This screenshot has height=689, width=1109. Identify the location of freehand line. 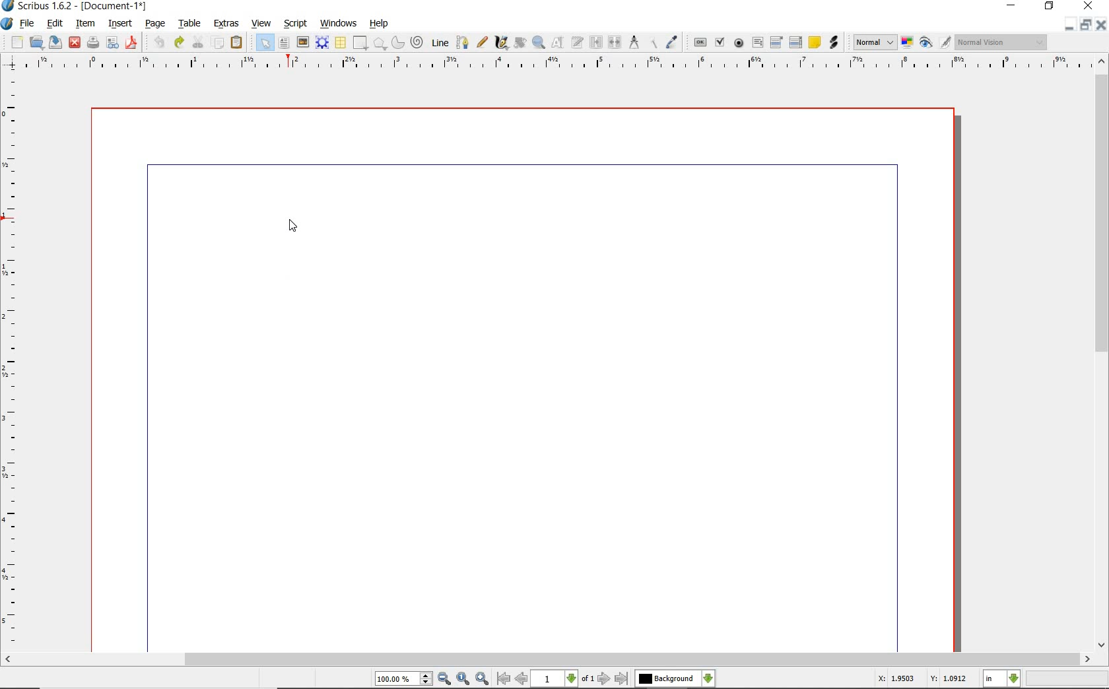
(483, 43).